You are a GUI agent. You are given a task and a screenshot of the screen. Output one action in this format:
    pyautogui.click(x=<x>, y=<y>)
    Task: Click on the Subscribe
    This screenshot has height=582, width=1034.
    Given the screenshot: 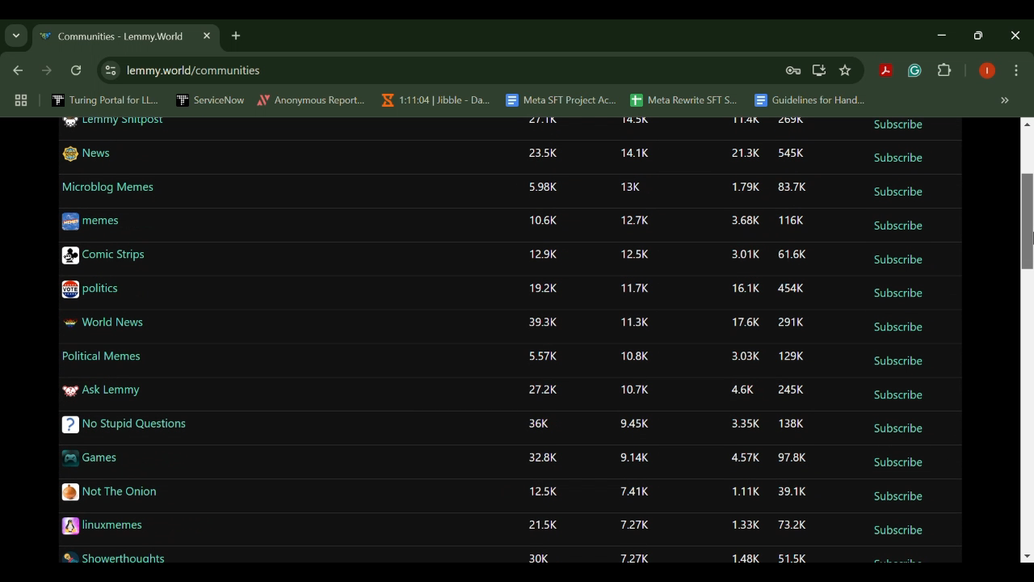 What is the action you would take?
    pyautogui.click(x=898, y=561)
    